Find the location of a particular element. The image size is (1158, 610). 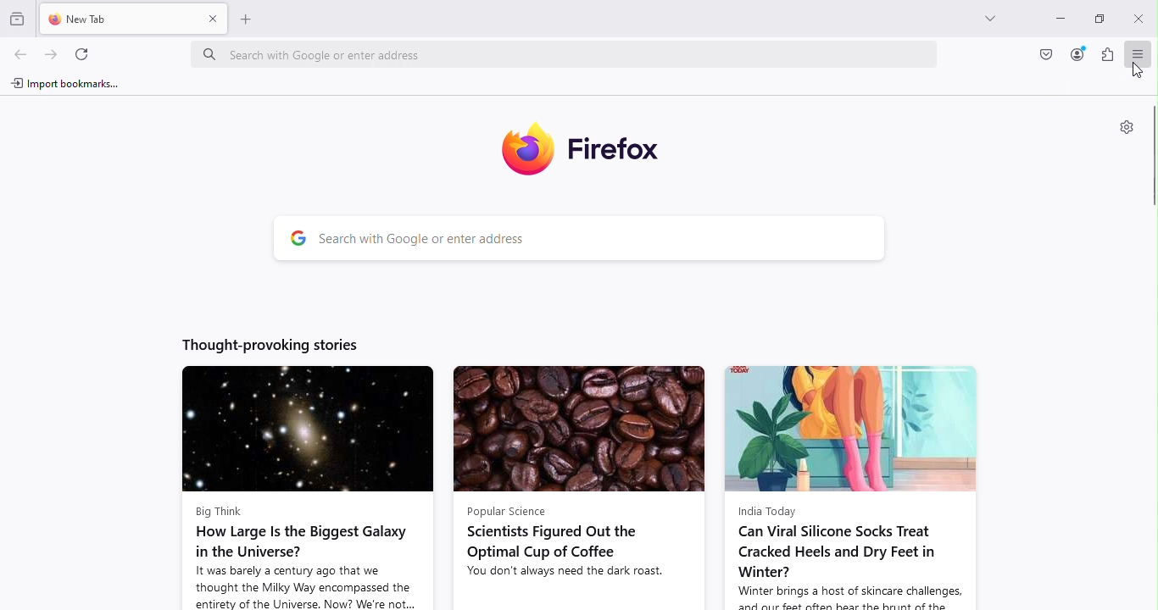

Go forward one page is located at coordinates (53, 53).